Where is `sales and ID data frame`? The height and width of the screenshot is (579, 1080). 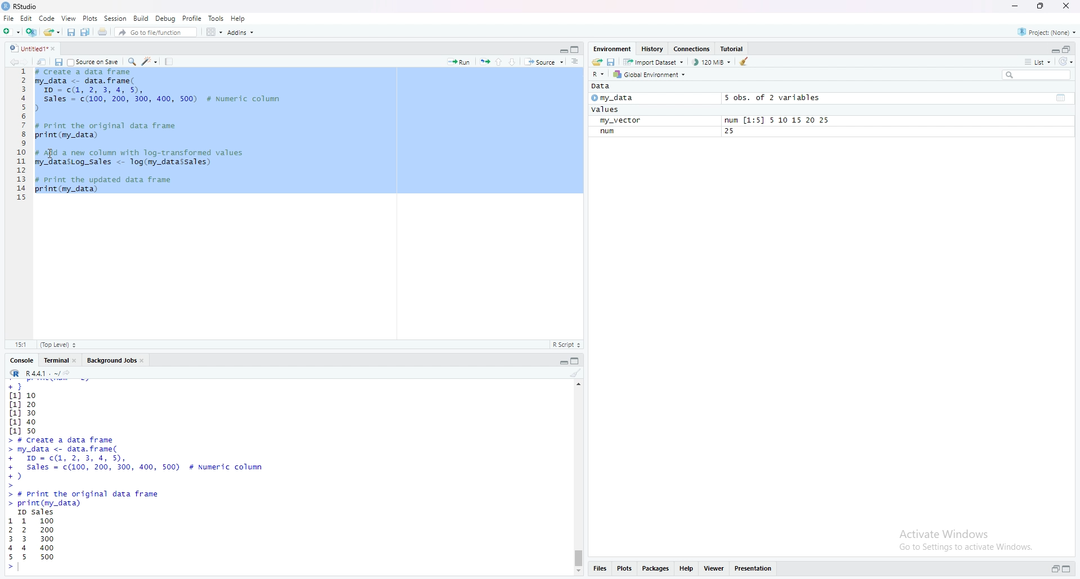 sales and ID data frame is located at coordinates (160, 96).